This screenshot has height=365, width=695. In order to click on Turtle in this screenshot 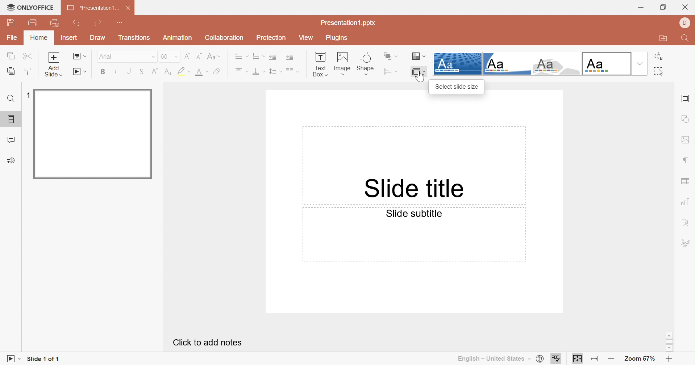, I will do `click(554, 64)`.